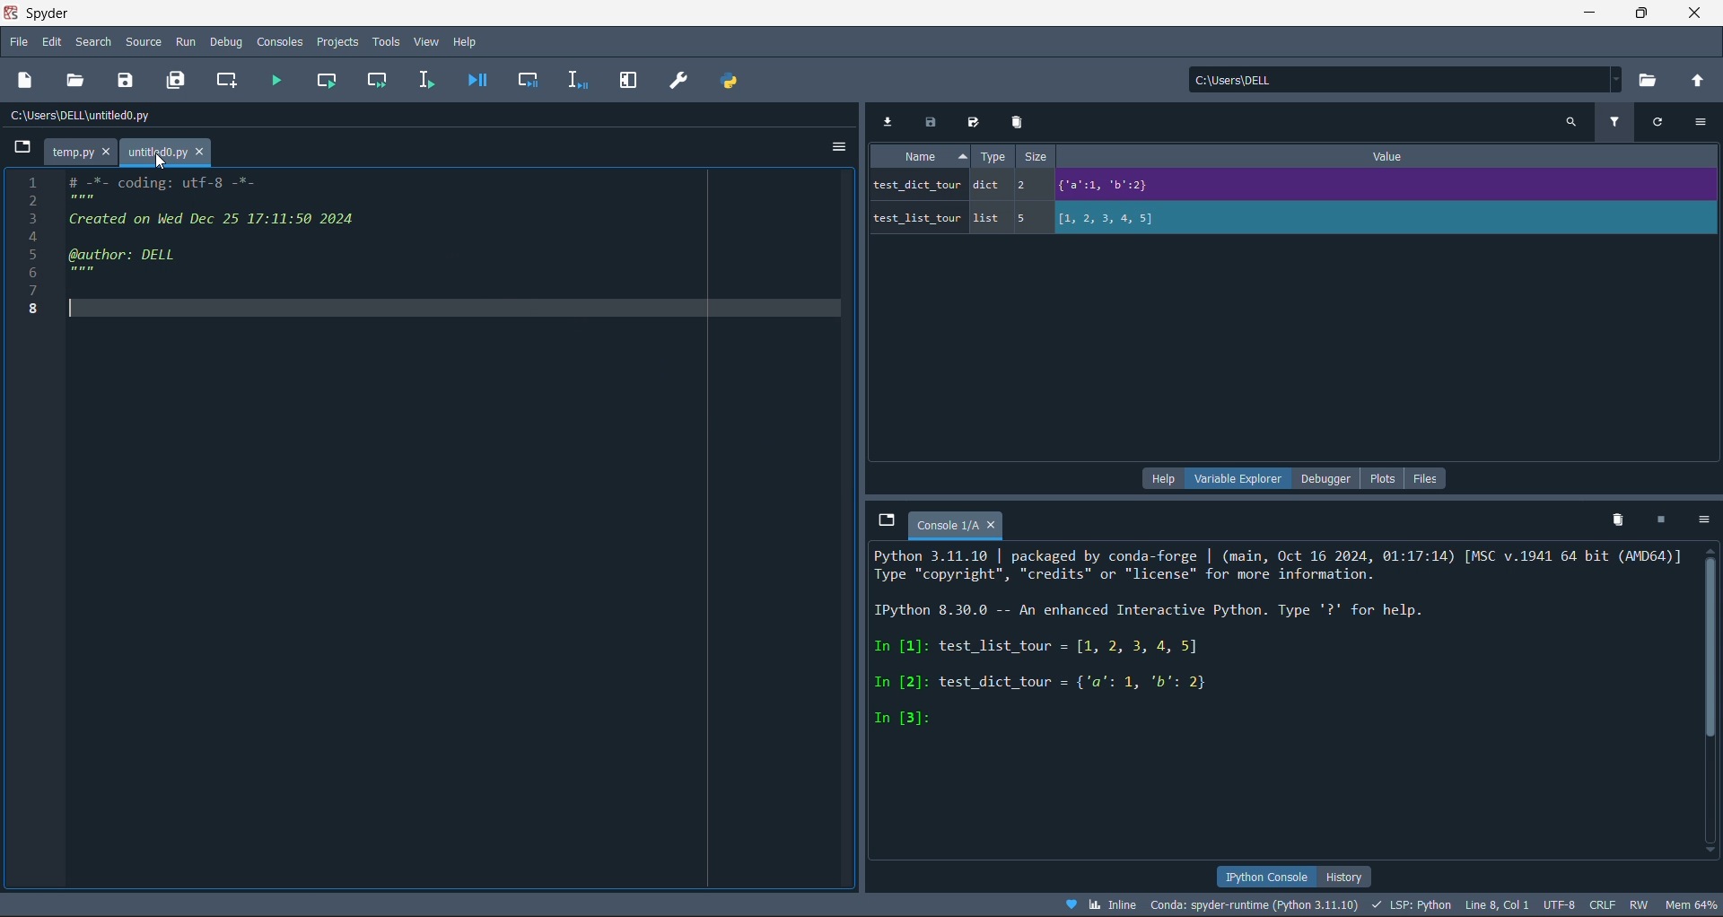 The width and height of the screenshot is (1723, 917). I want to click on LSP: Python, so click(1413, 904).